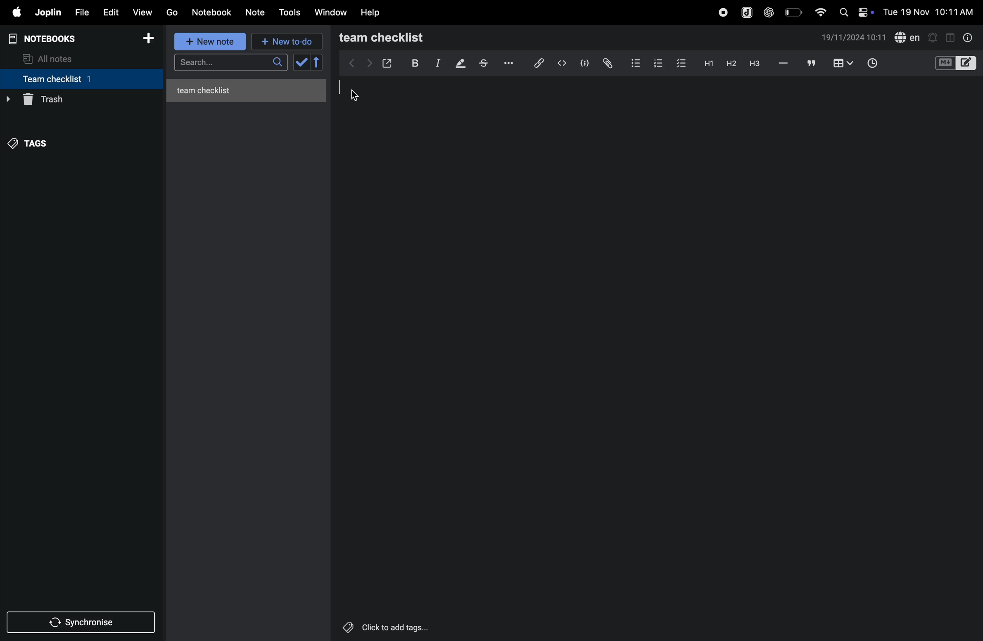 Image resolution: width=983 pixels, height=641 pixels. I want to click on table, so click(842, 63).